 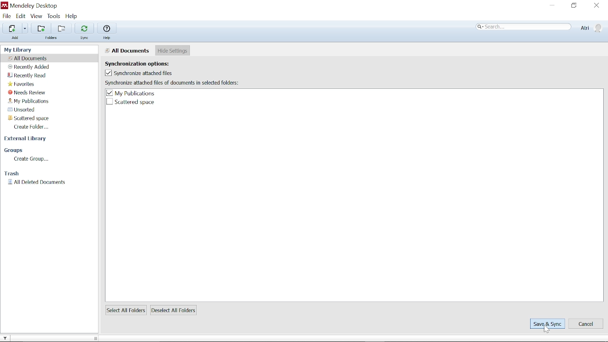 I want to click on ‘synchronize attached files of documents in selected folders:, so click(x=172, y=83).